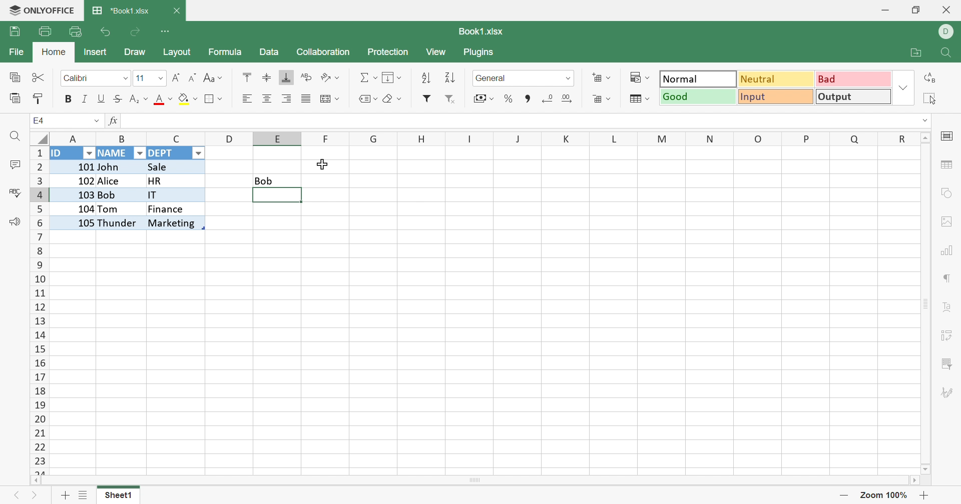  I want to click on Chart settings, so click(944, 251).